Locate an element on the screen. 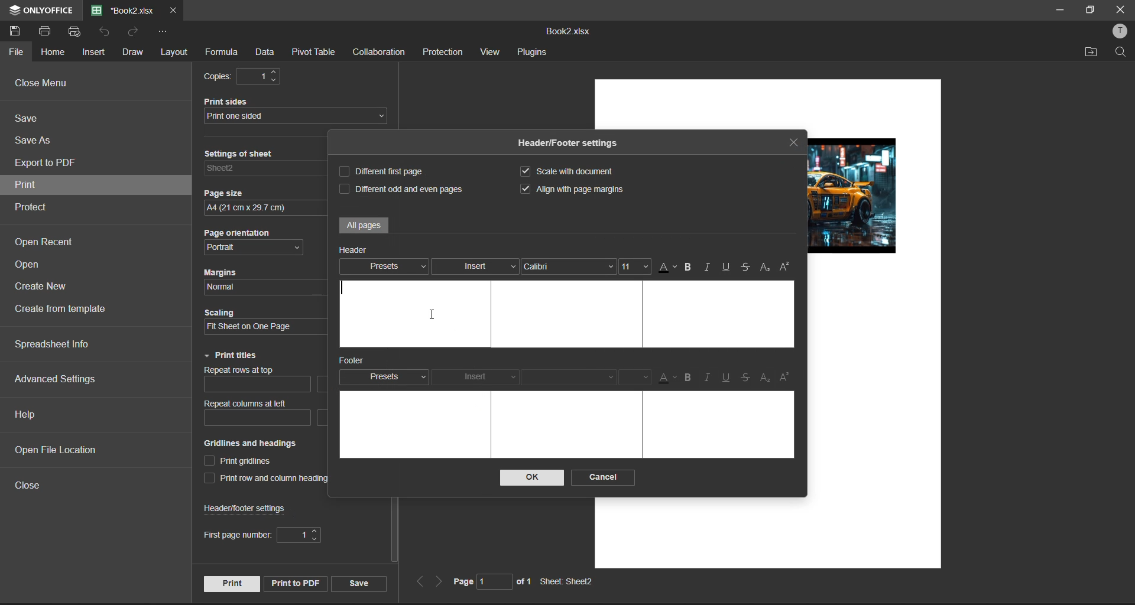  strikethrough is located at coordinates (746, 379).